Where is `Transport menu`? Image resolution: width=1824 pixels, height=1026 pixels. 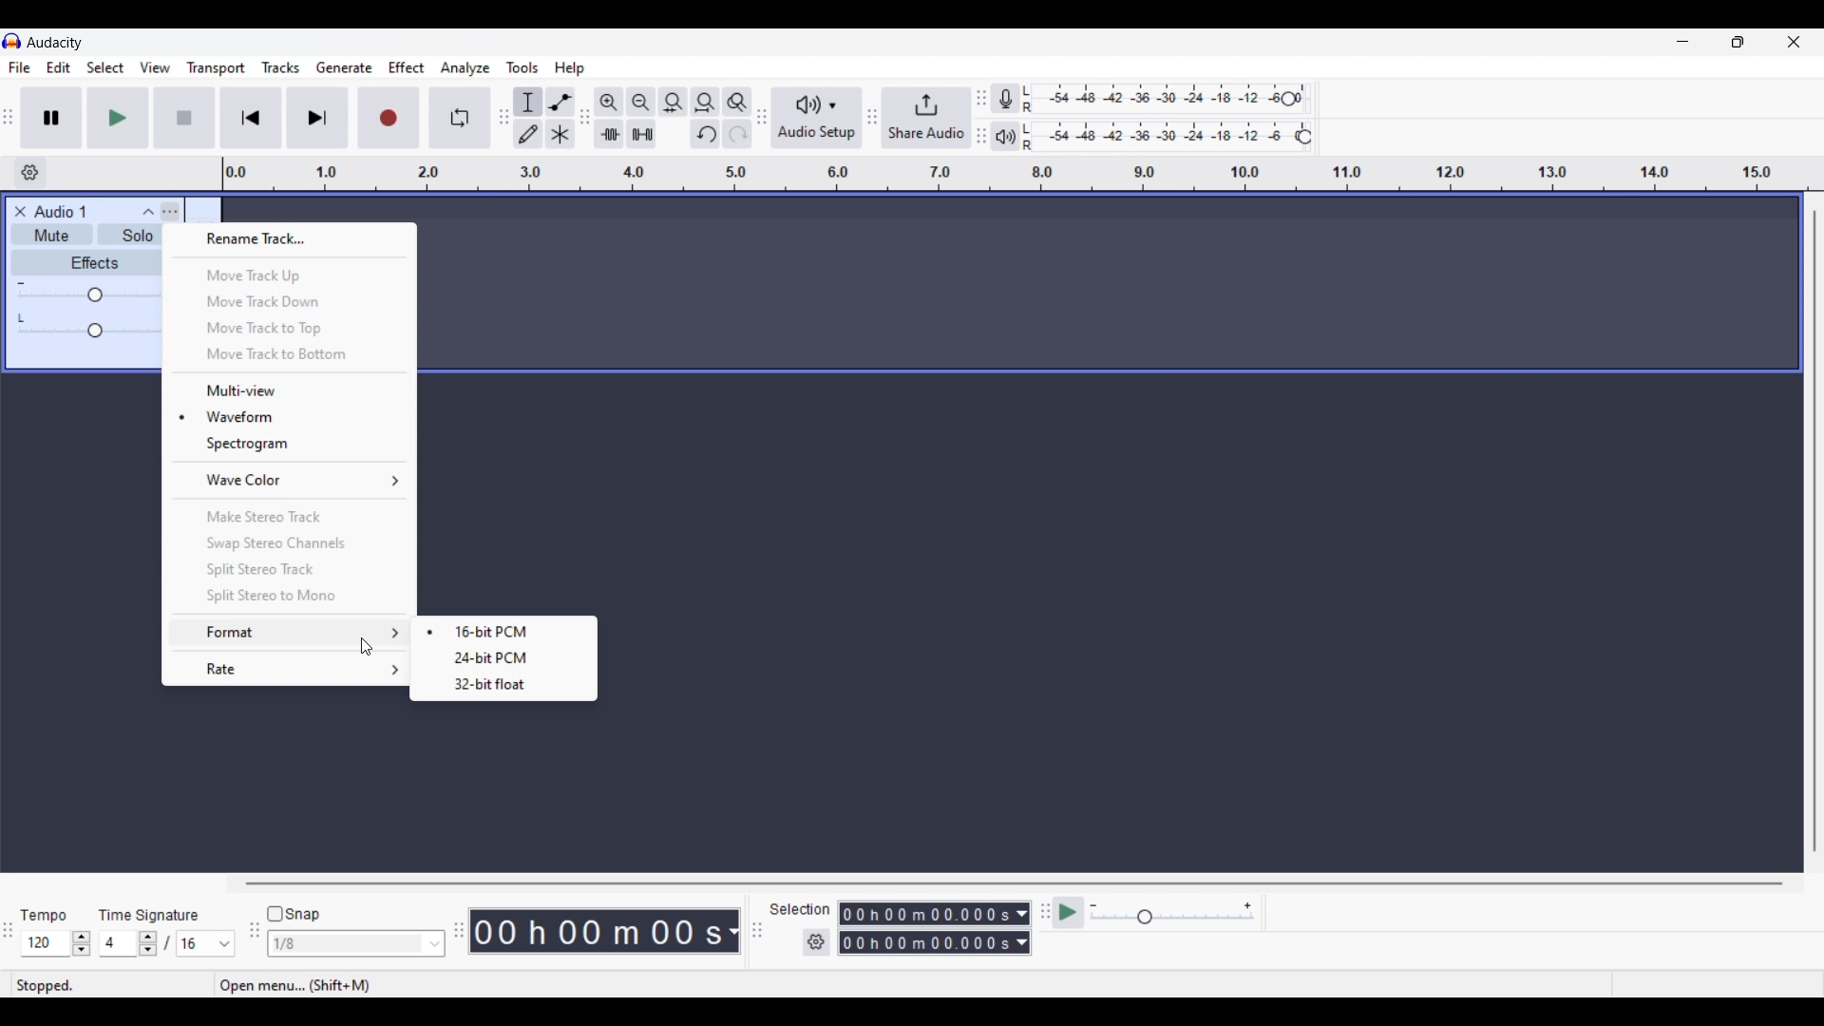 Transport menu is located at coordinates (217, 67).